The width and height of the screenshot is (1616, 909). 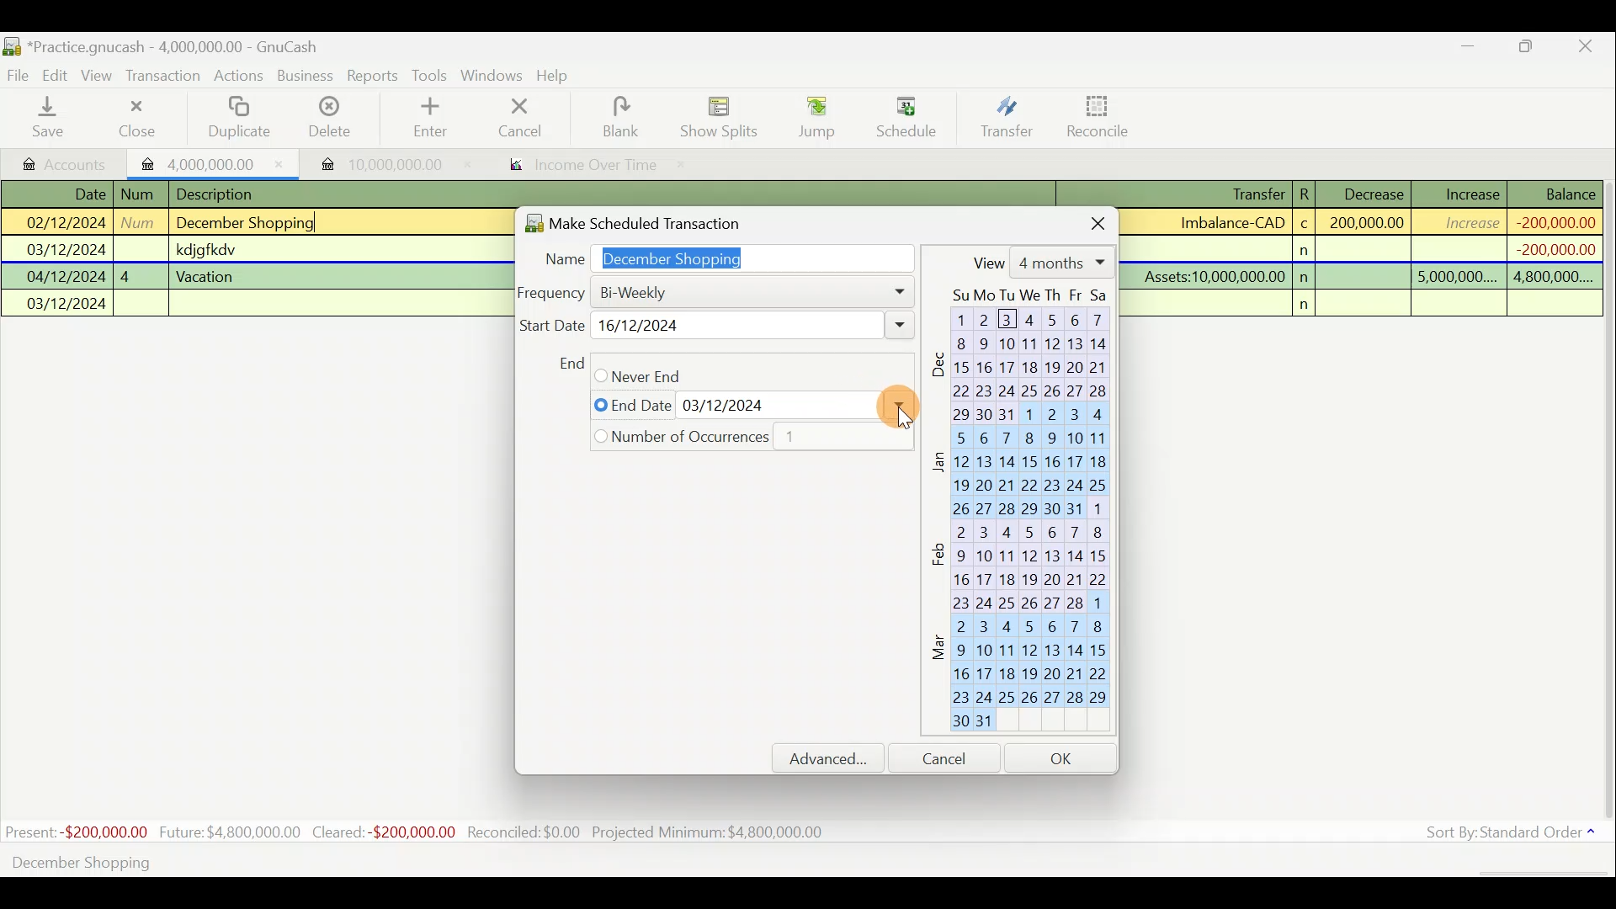 What do you see at coordinates (570, 363) in the screenshot?
I see `End` at bounding box center [570, 363].